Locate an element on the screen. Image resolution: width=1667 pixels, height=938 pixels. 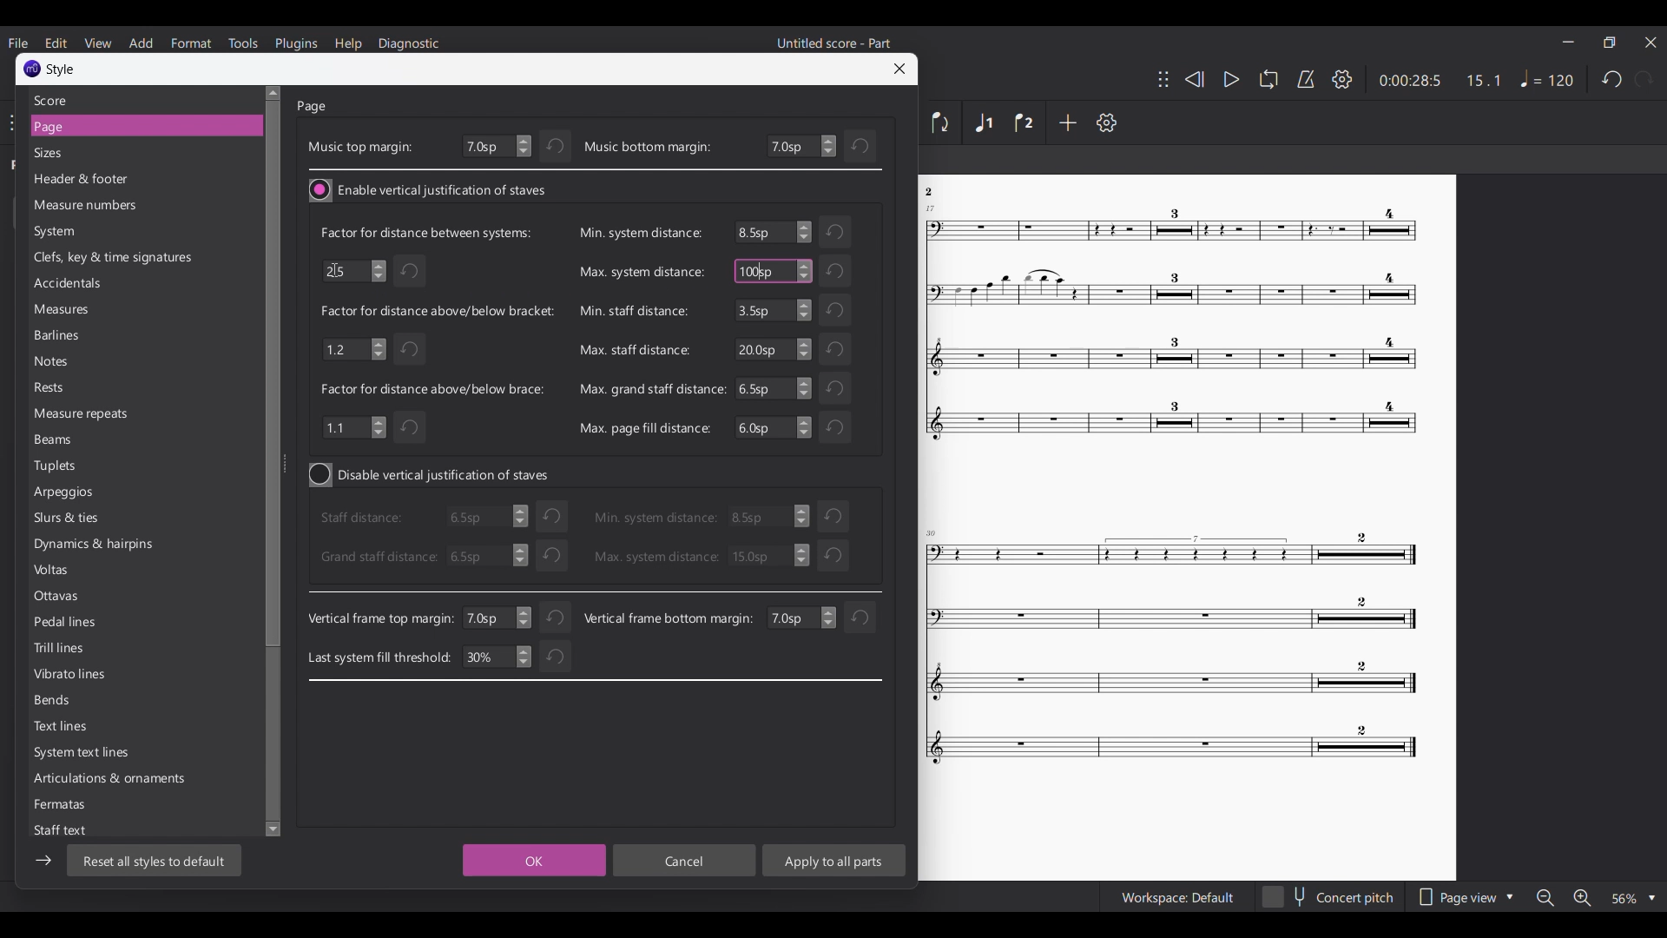
Metronome is located at coordinates (1306, 79).